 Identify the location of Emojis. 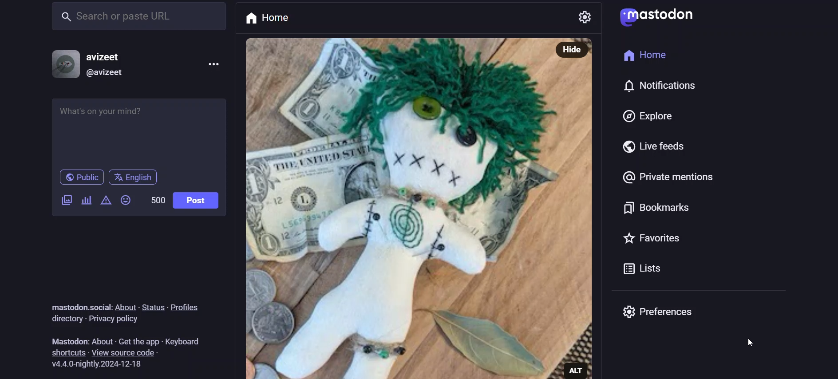
(125, 200).